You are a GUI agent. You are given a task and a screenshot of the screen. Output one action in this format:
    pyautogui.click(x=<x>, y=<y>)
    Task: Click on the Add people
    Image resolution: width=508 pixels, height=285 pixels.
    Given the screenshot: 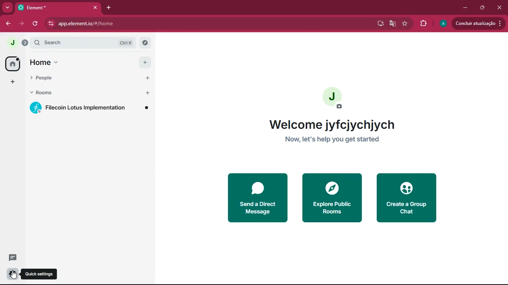 What is the action you would take?
    pyautogui.click(x=147, y=79)
    